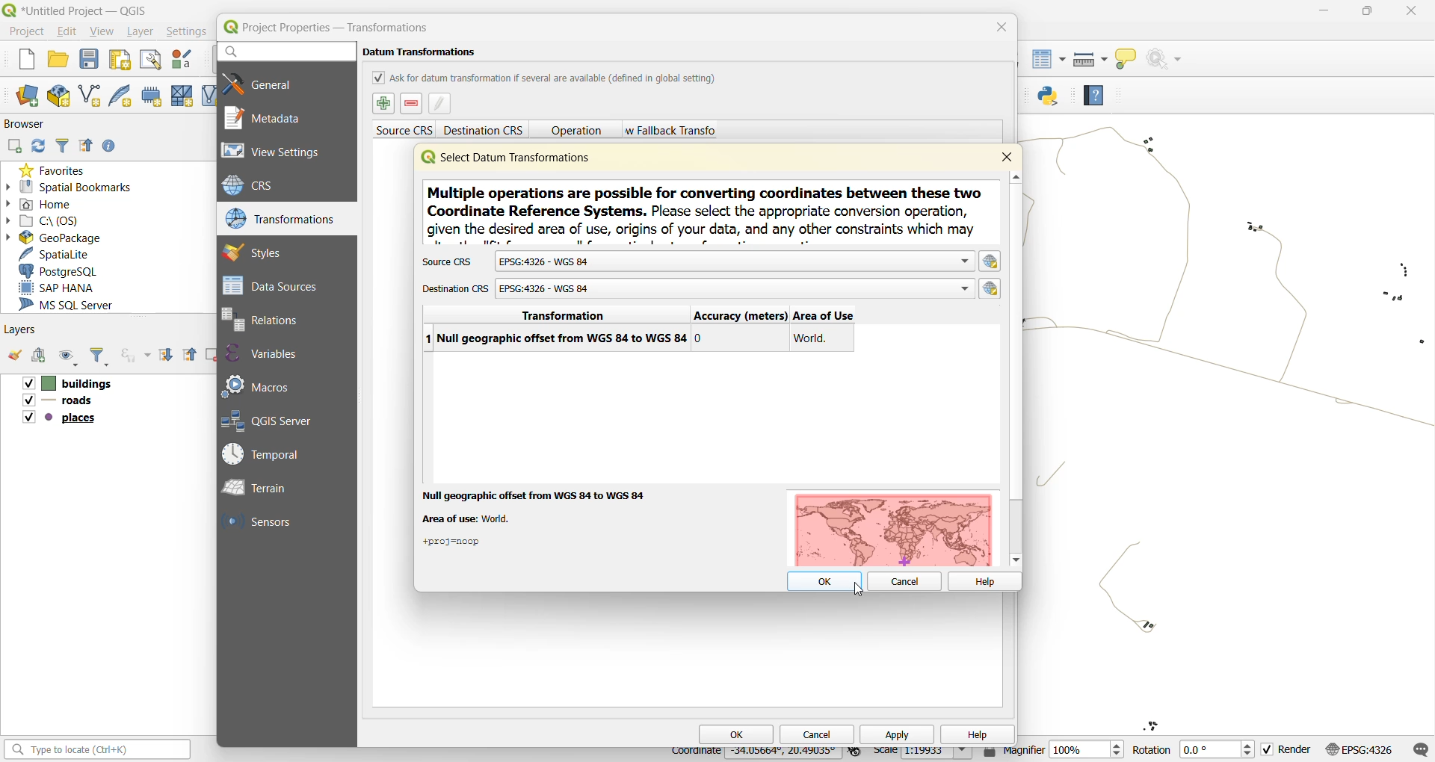 The image size is (1435, 762). Describe the element at coordinates (274, 285) in the screenshot. I see `data sources` at that location.